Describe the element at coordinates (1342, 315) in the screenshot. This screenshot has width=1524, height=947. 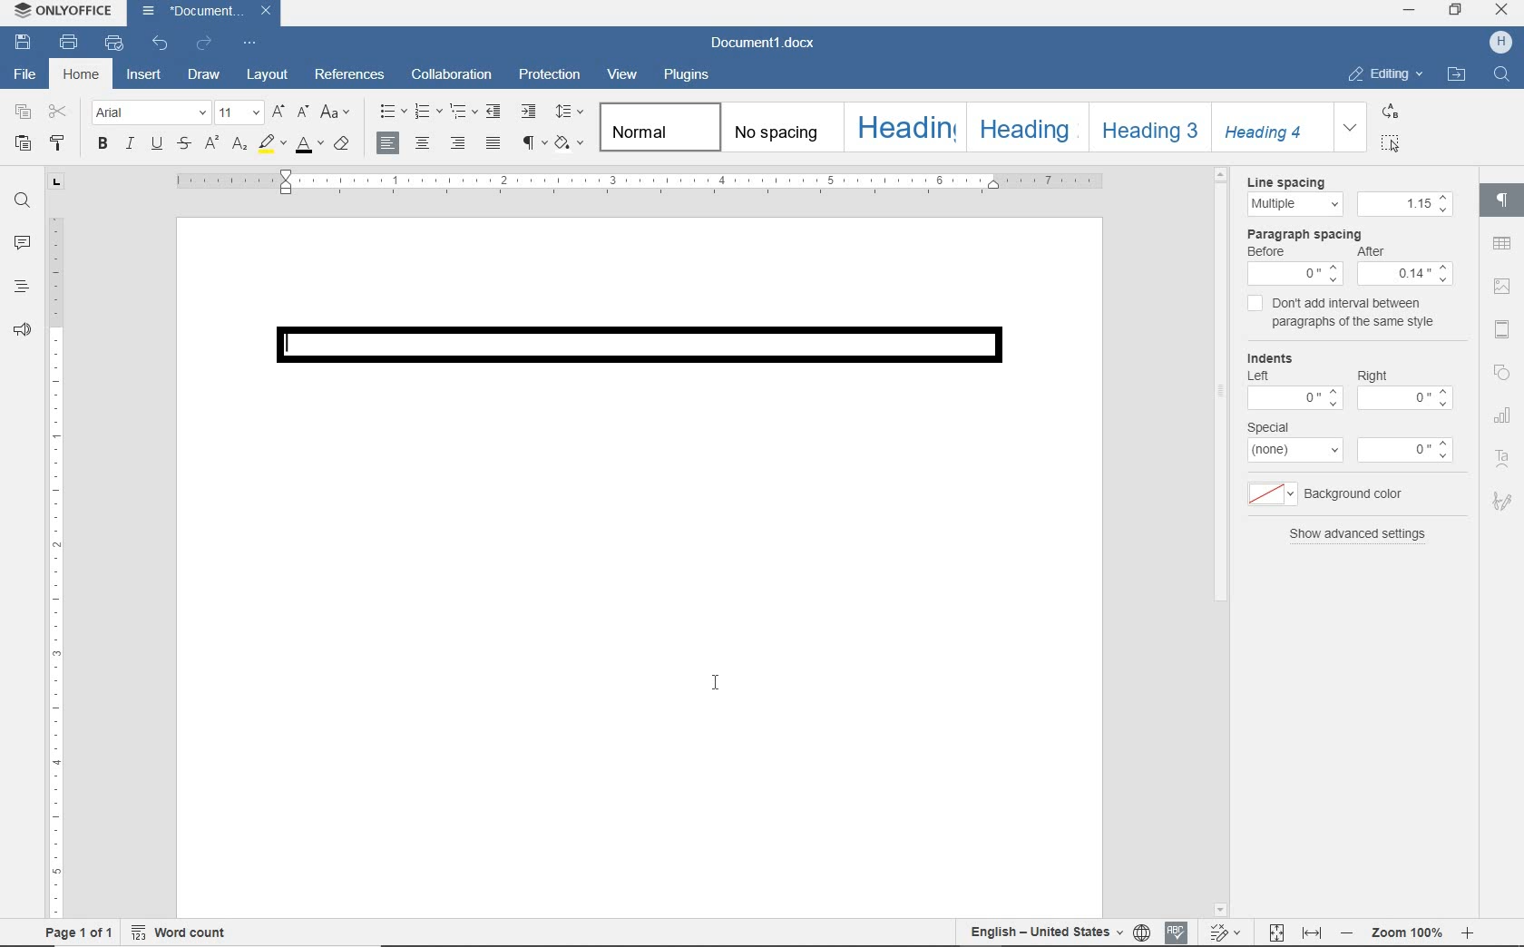
I see `don't add interval between paragraphs of the same style` at that location.